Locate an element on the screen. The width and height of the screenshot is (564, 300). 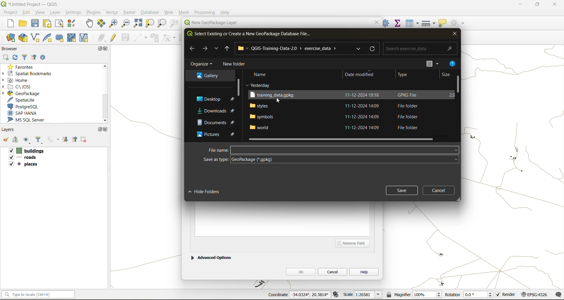
zoom full is located at coordinates (137, 23).